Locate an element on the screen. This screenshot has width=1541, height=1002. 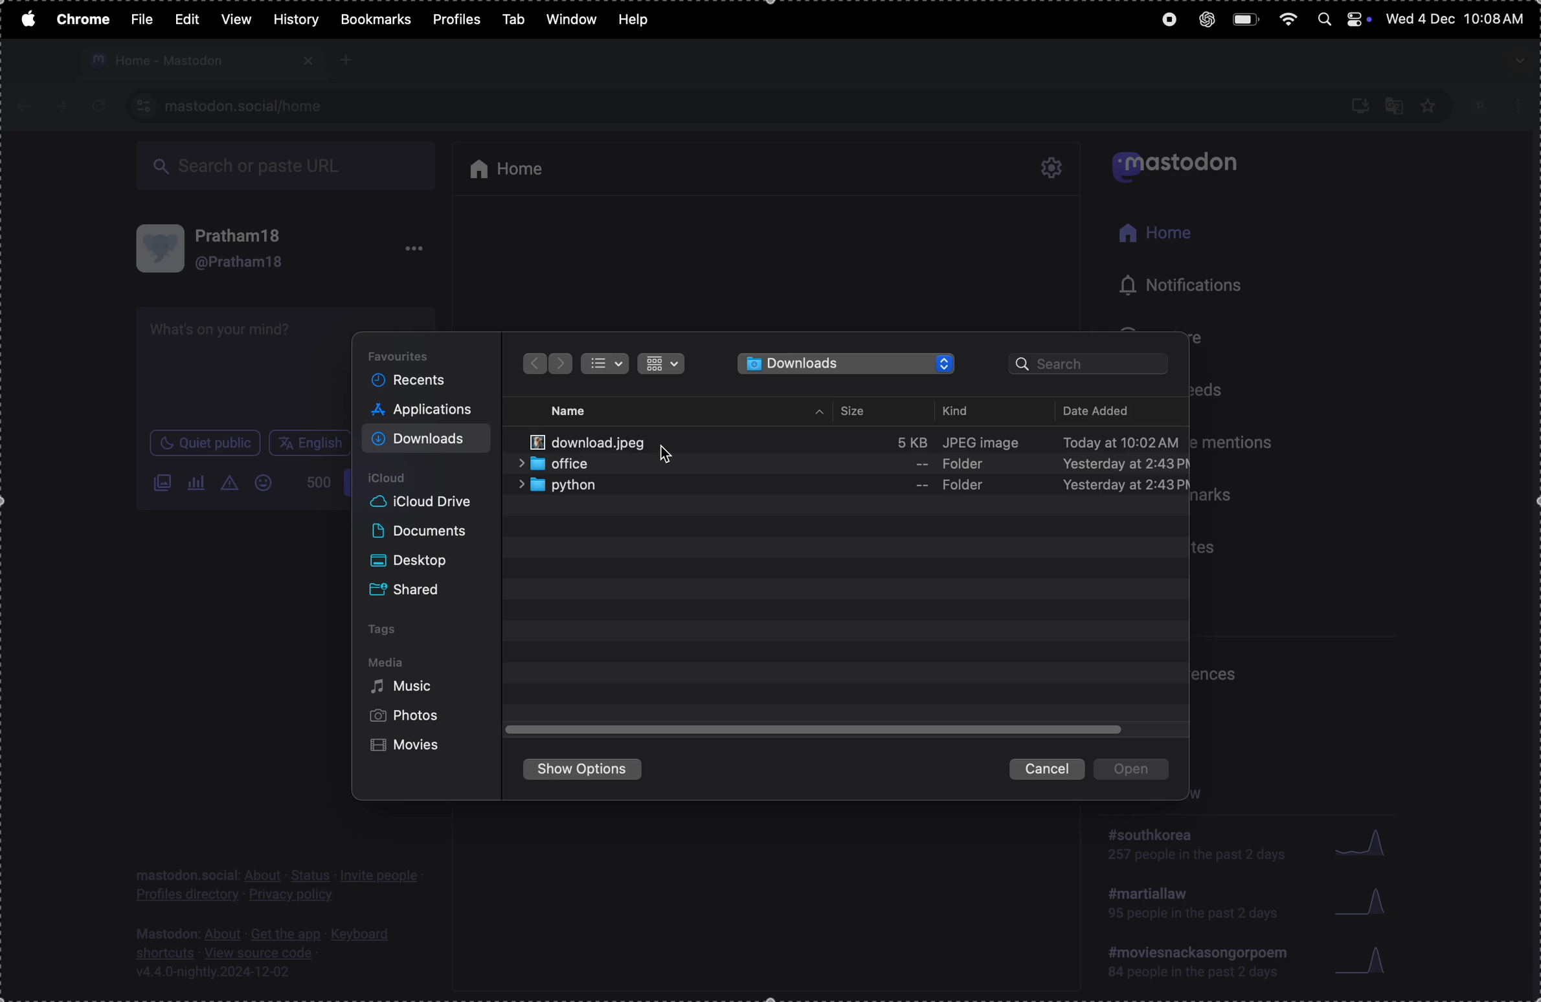
quiet place is located at coordinates (205, 445).